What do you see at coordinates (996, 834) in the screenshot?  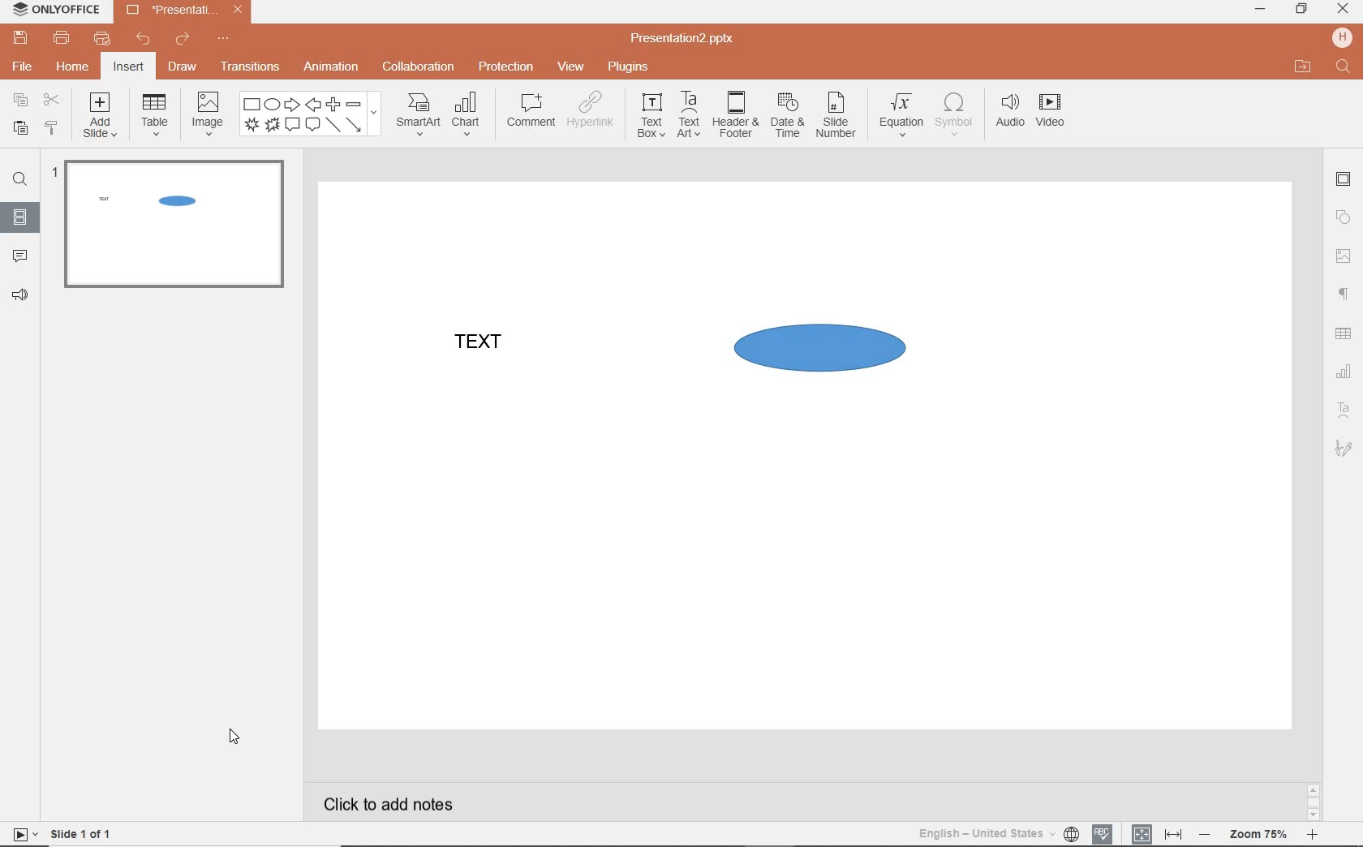 I see `TEXT LANGUAGE` at bounding box center [996, 834].